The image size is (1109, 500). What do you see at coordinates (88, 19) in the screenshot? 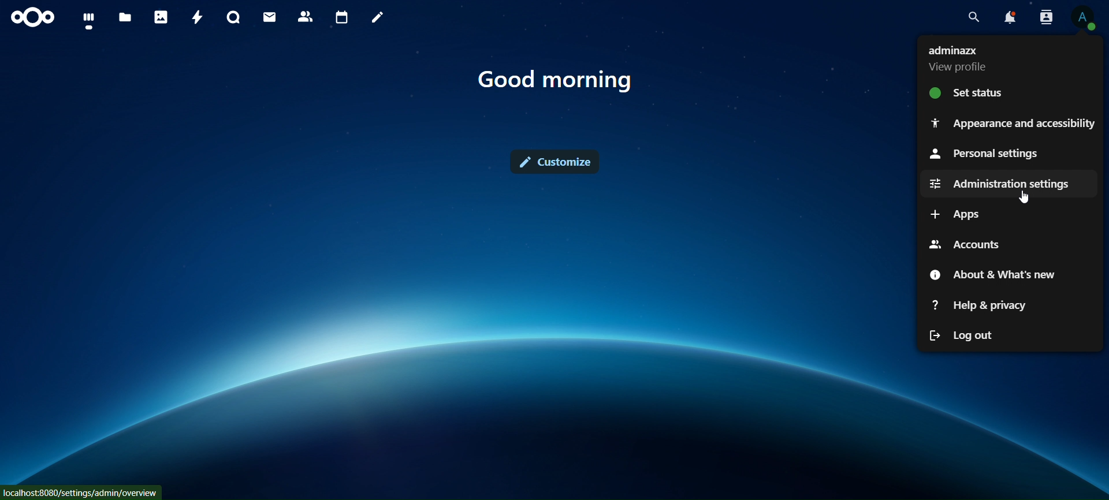
I see `dashboard` at bounding box center [88, 19].